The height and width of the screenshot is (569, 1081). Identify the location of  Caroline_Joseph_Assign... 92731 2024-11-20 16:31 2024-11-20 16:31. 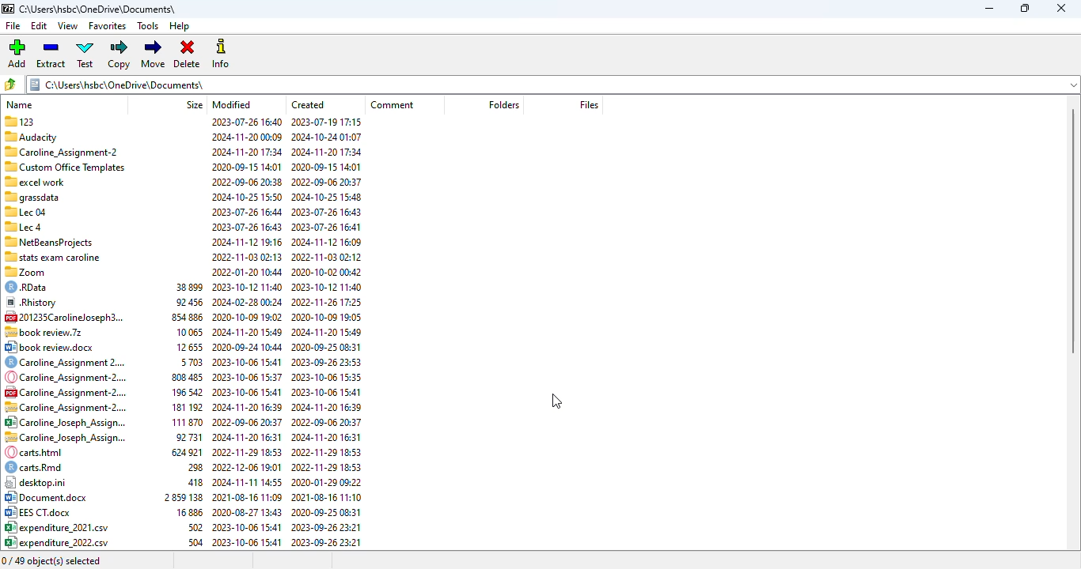
(182, 423).